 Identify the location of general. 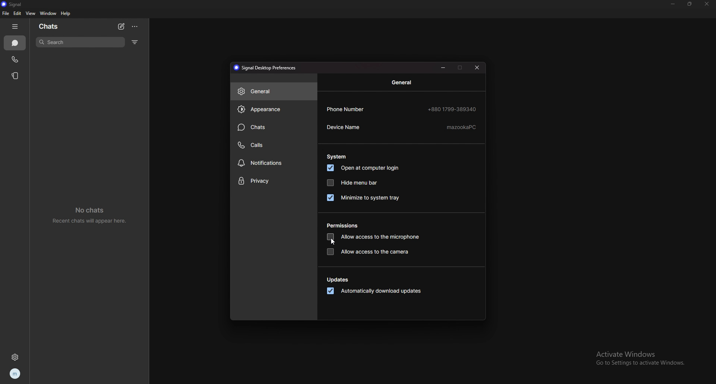
(272, 91).